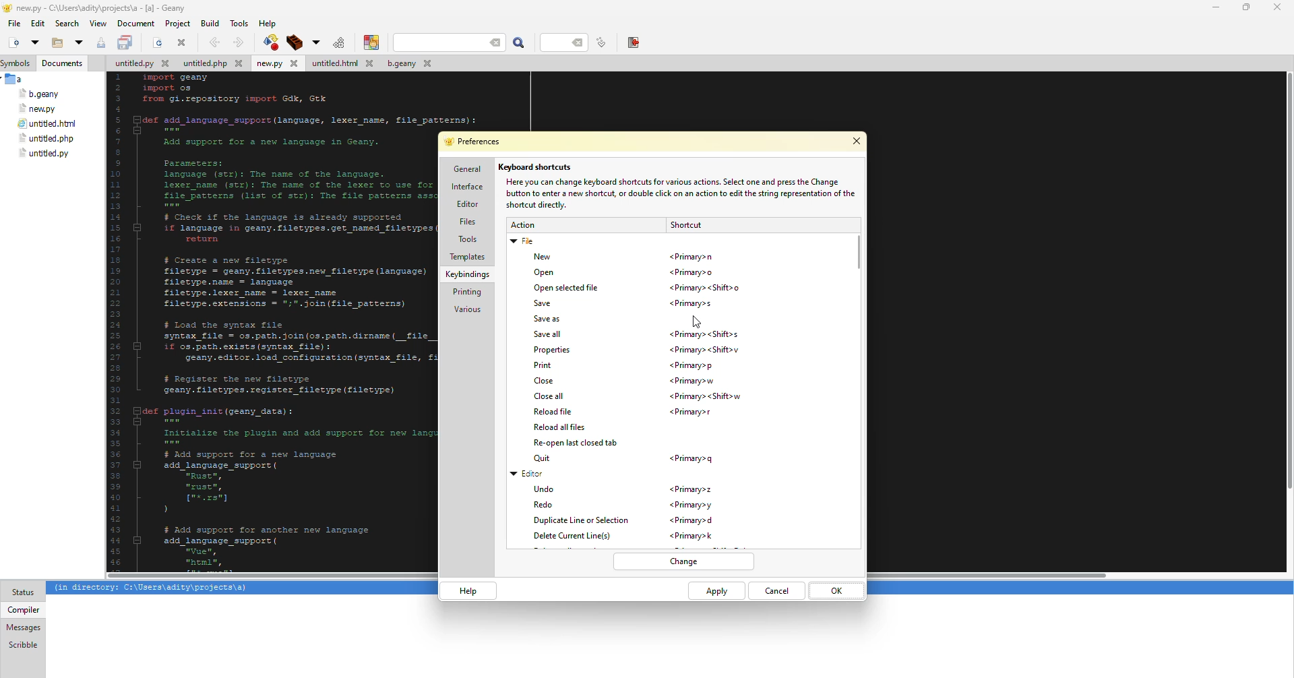  What do you see at coordinates (520, 43) in the screenshot?
I see `search` at bounding box center [520, 43].